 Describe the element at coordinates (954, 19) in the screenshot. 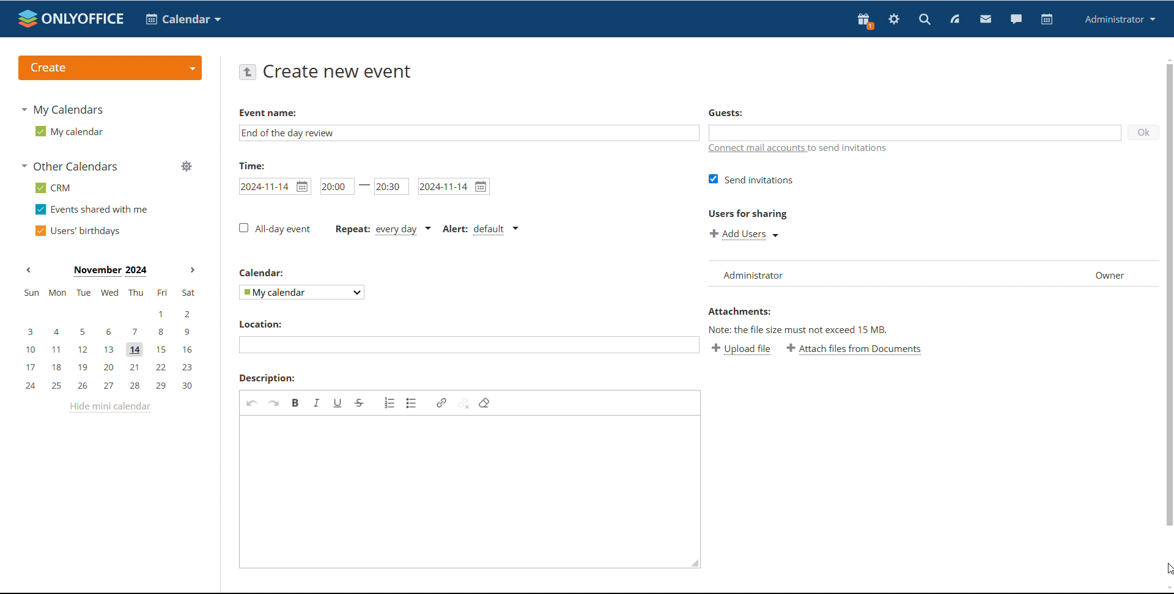

I see `feed` at that location.